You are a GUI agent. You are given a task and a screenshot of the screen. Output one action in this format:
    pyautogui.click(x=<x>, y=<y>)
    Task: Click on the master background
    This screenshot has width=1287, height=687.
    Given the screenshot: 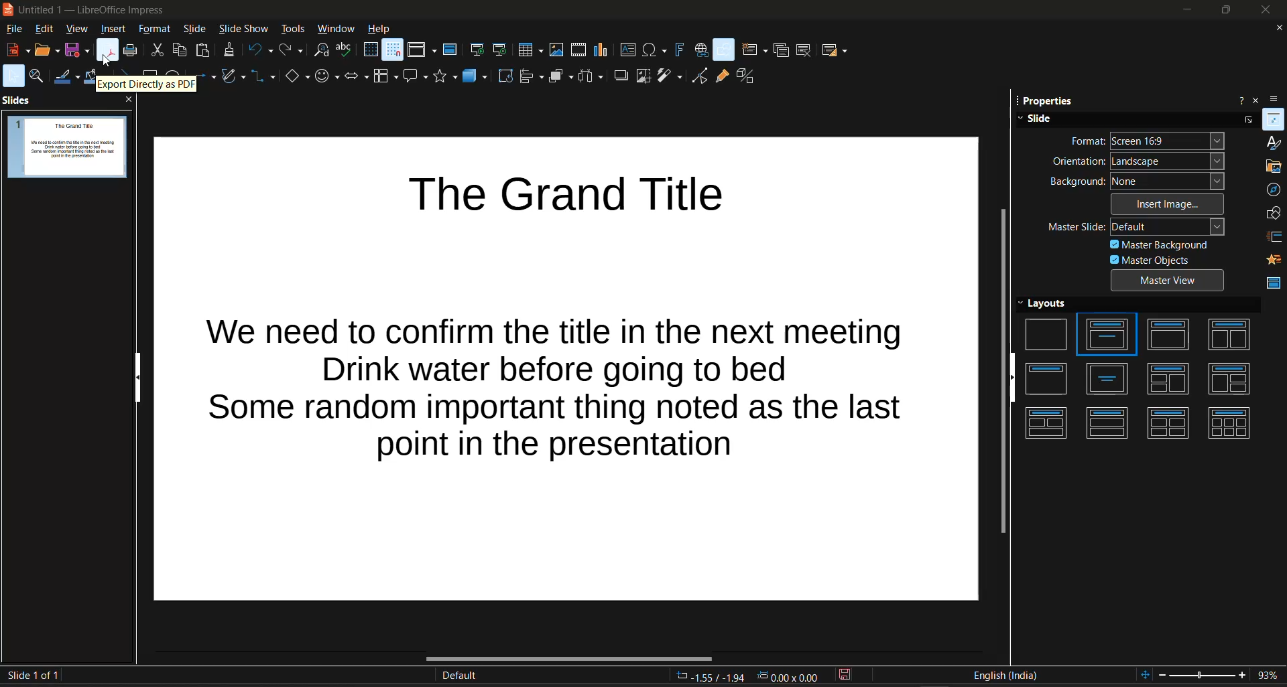 What is the action you would take?
    pyautogui.click(x=1158, y=244)
    